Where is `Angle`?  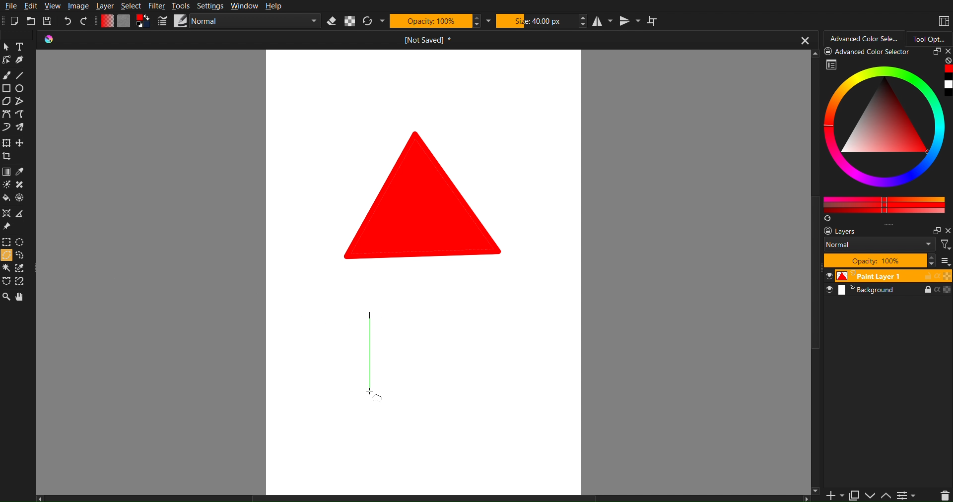
Angle is located at coordinates (20, 215).